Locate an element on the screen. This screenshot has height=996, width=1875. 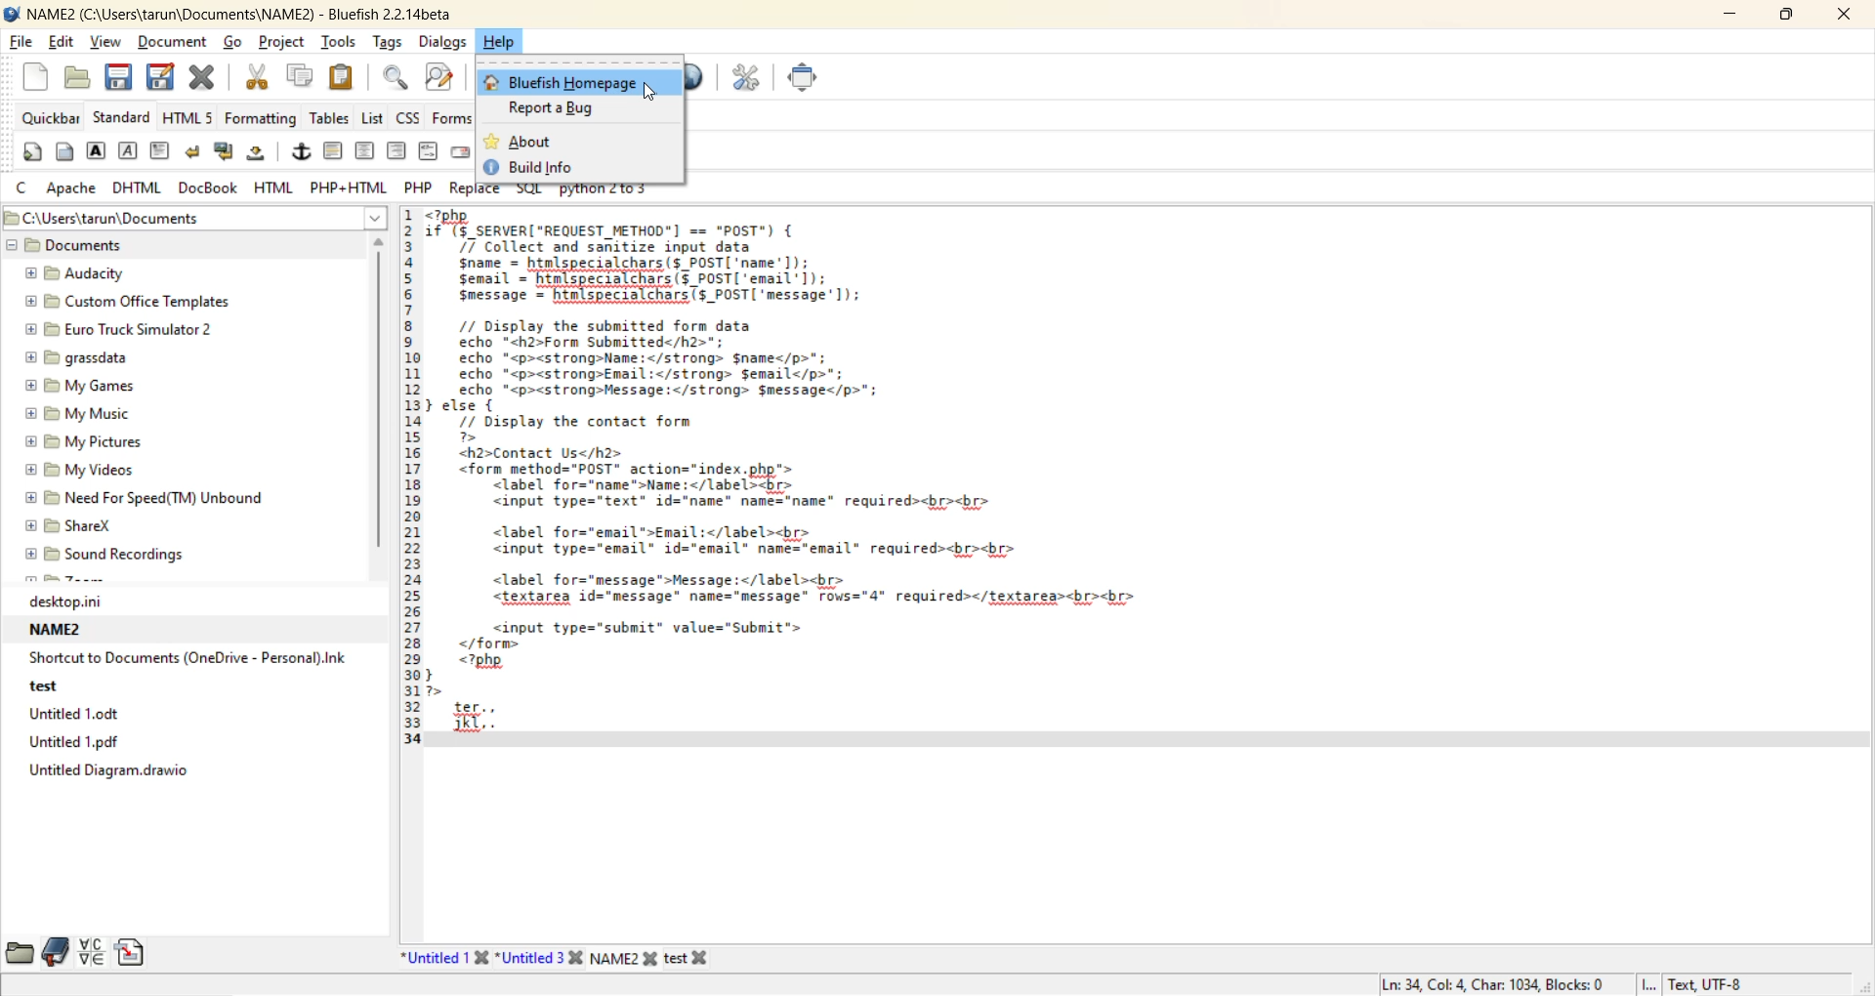
quickstart is located at coordinates (35, 152).